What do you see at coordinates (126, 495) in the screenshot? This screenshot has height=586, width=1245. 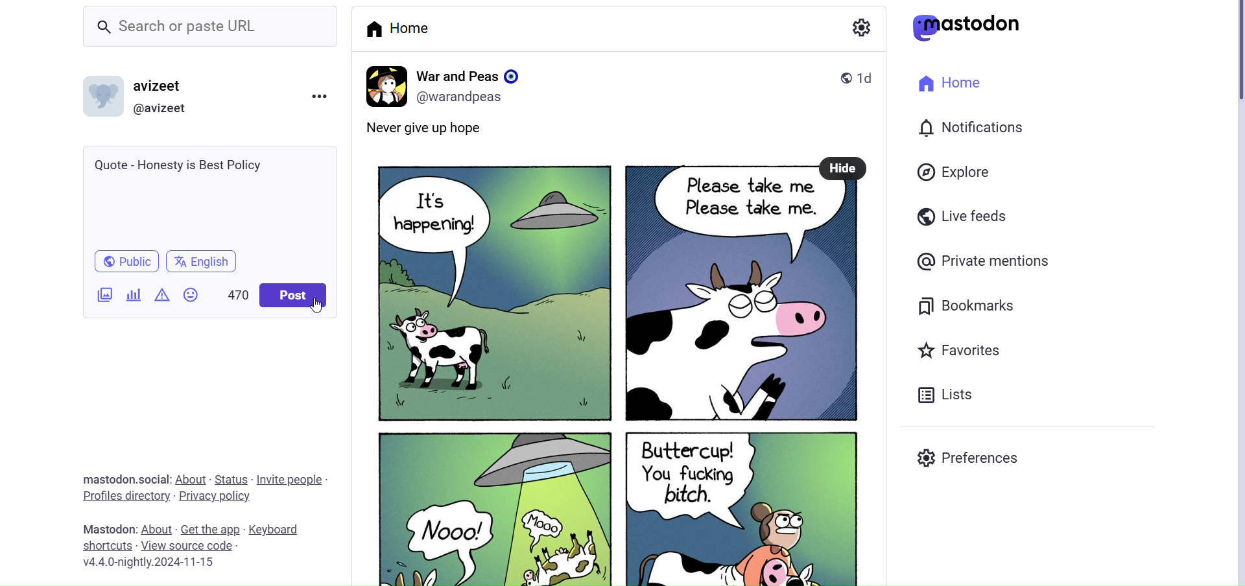 I see `profiles directory` at bounding box center [126, 495].